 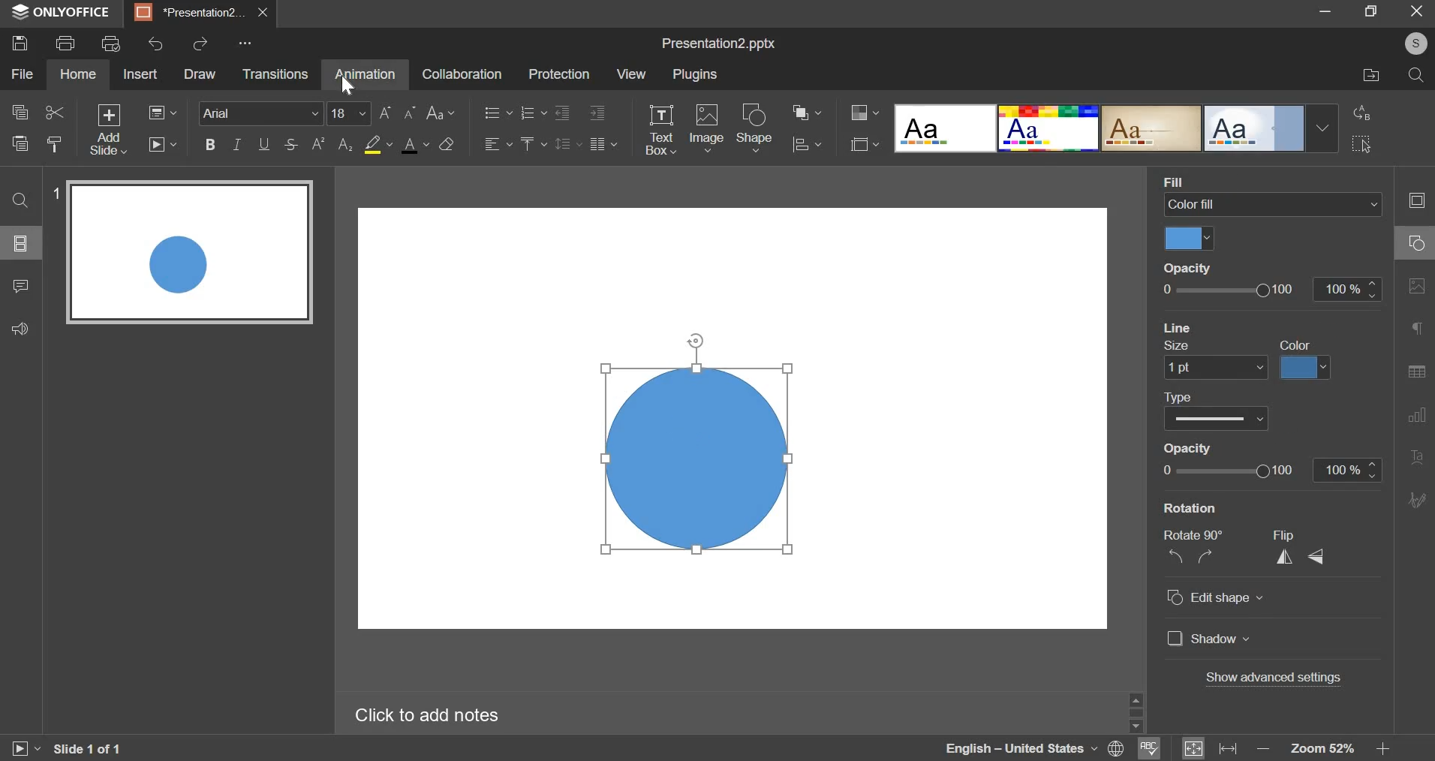 I want to click on collaboration, so click(x=461, y=74).